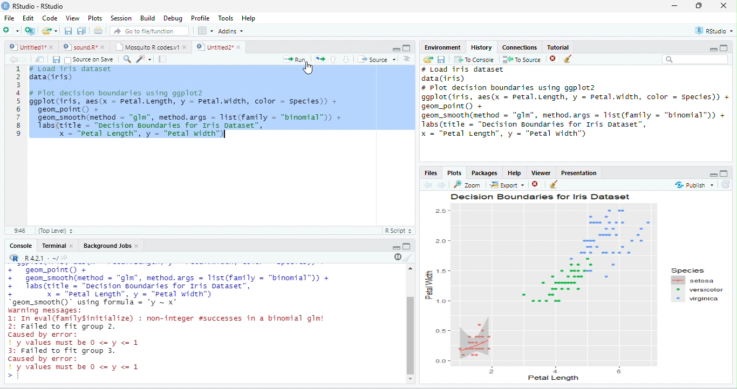 Image resolution: width=737 pixels, height=389 pixels. Describe the element at coordinates (231, 31) in the screenshot. I see `Addins` at that location.